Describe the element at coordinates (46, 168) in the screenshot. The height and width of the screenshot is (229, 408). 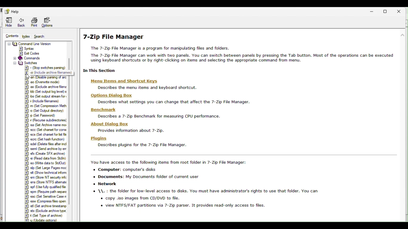
I see `set large pages` at that location.